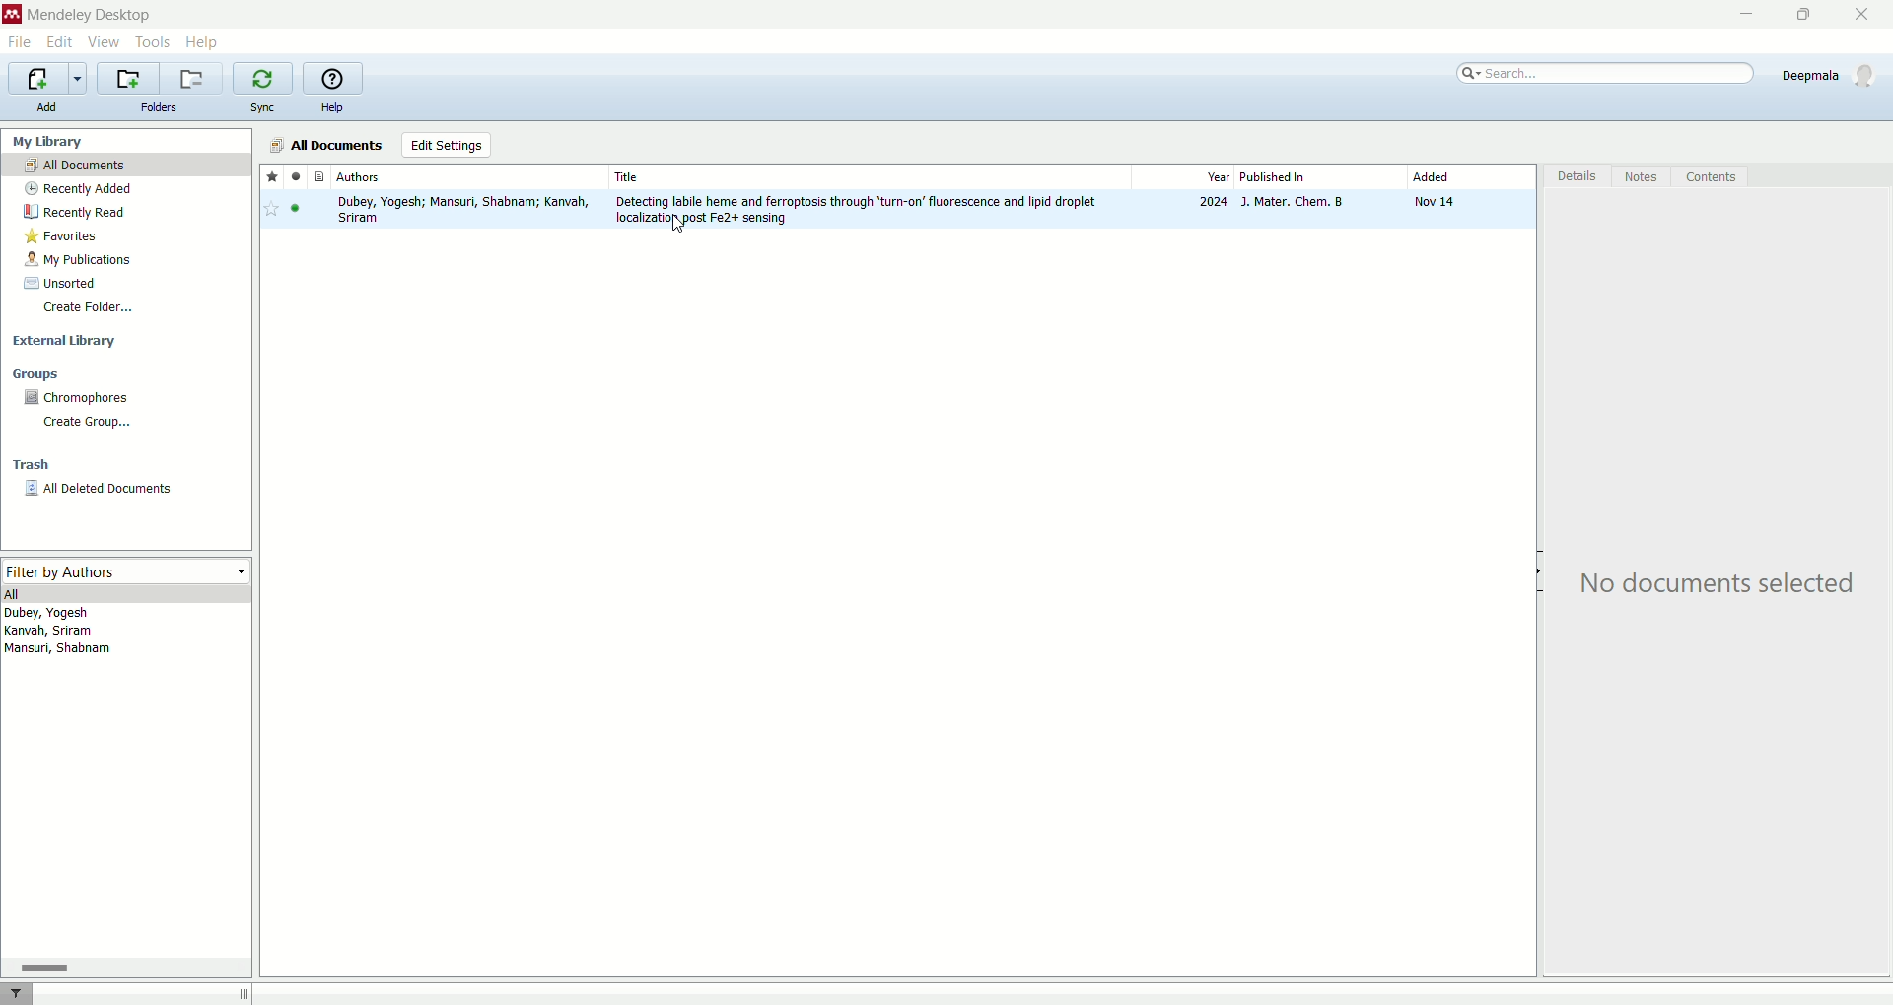  What do you see at coordinates (334, 108) in the screenshot?
I see `help` at bounding box center [334, 108].